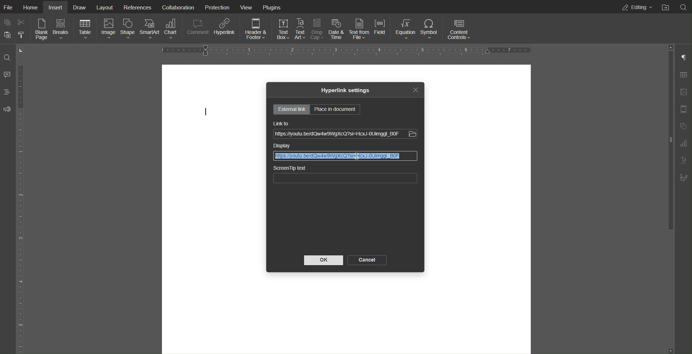 This screenshot has width=692, height=354. What do you see at coordinates (405, 29) in the screenshot?
I see `Equation` at bounding box center [405, 29].